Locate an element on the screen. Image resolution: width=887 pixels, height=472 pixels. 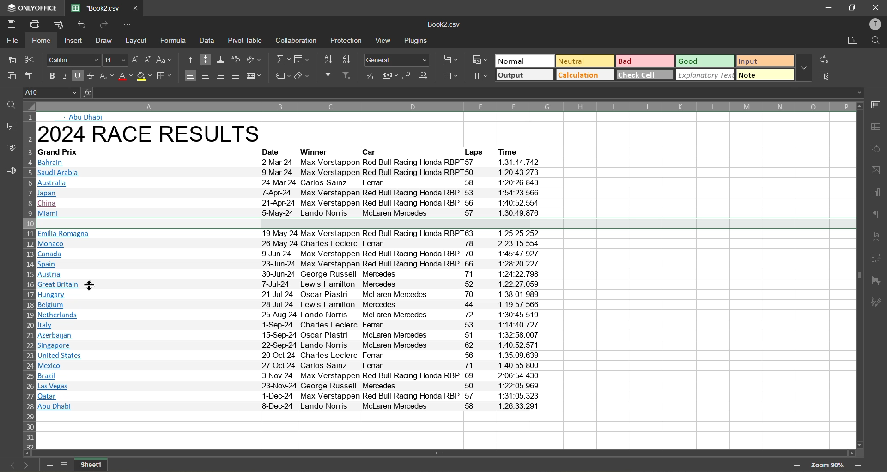
Austria 30-Jun-24 George Russell Mercedes 71 1:24:22.798 is located at coordinates (289, 275).